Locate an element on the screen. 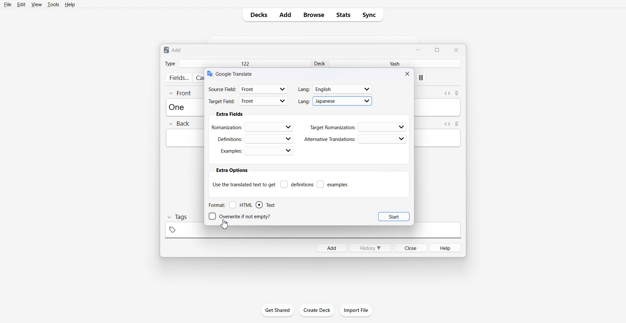 The width and height of the screenshot is (626, 323). Target Romanization is located at coordinates (359, 127).